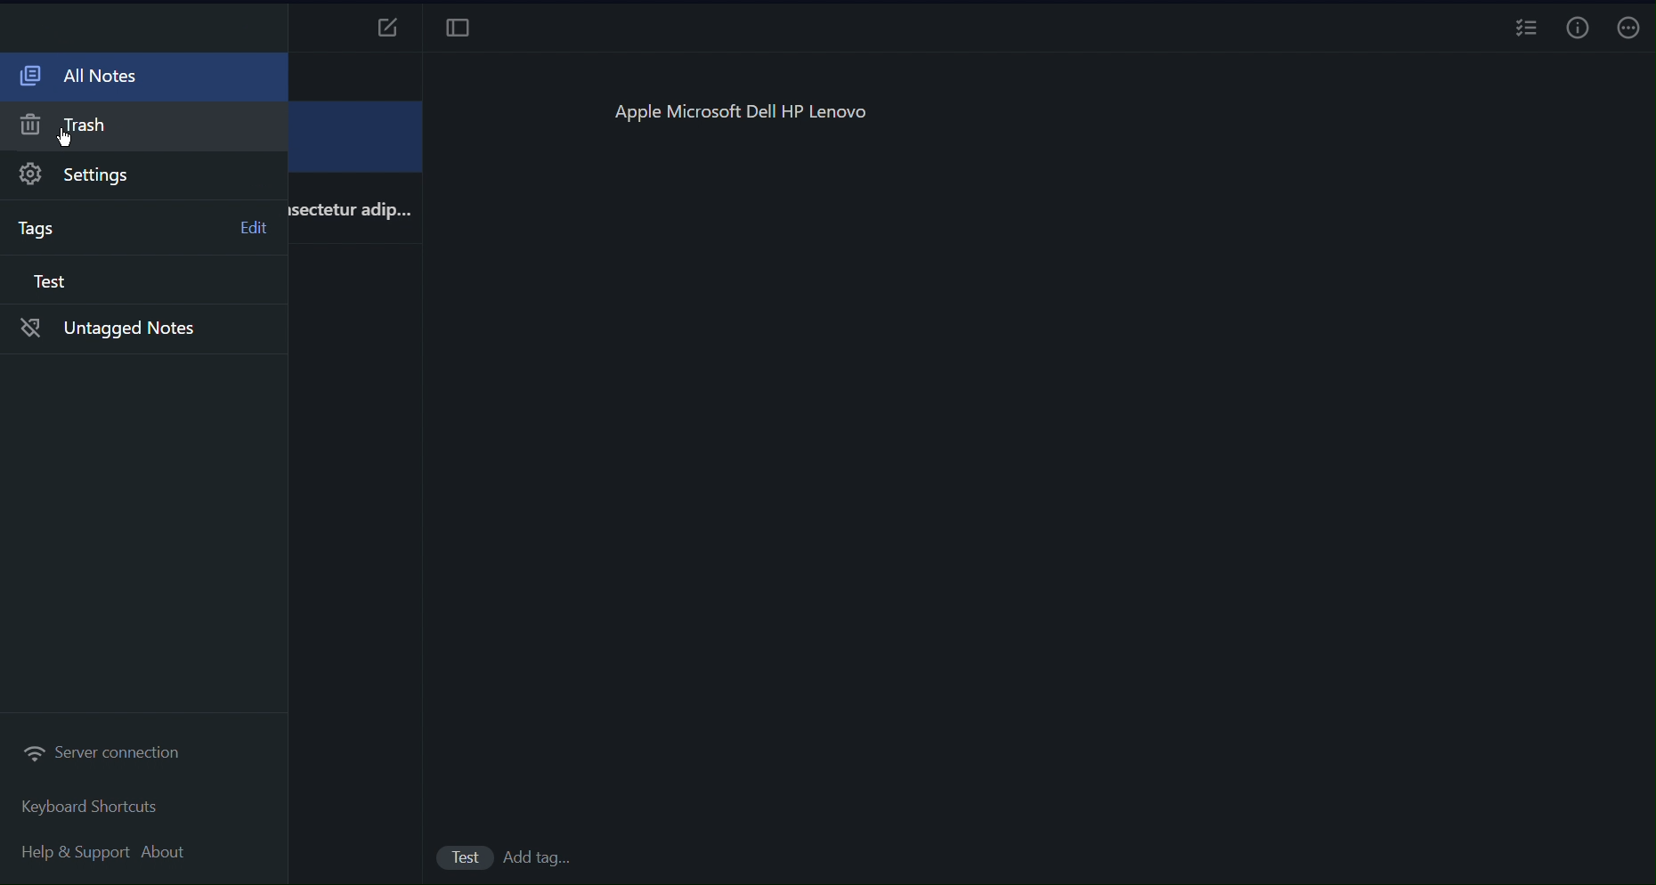 Image resolution: width=1656 pixels, height=885 pixels. Describe the element at coordinates (112, 759) in the screenshot. I see ` Server connection` at that location.